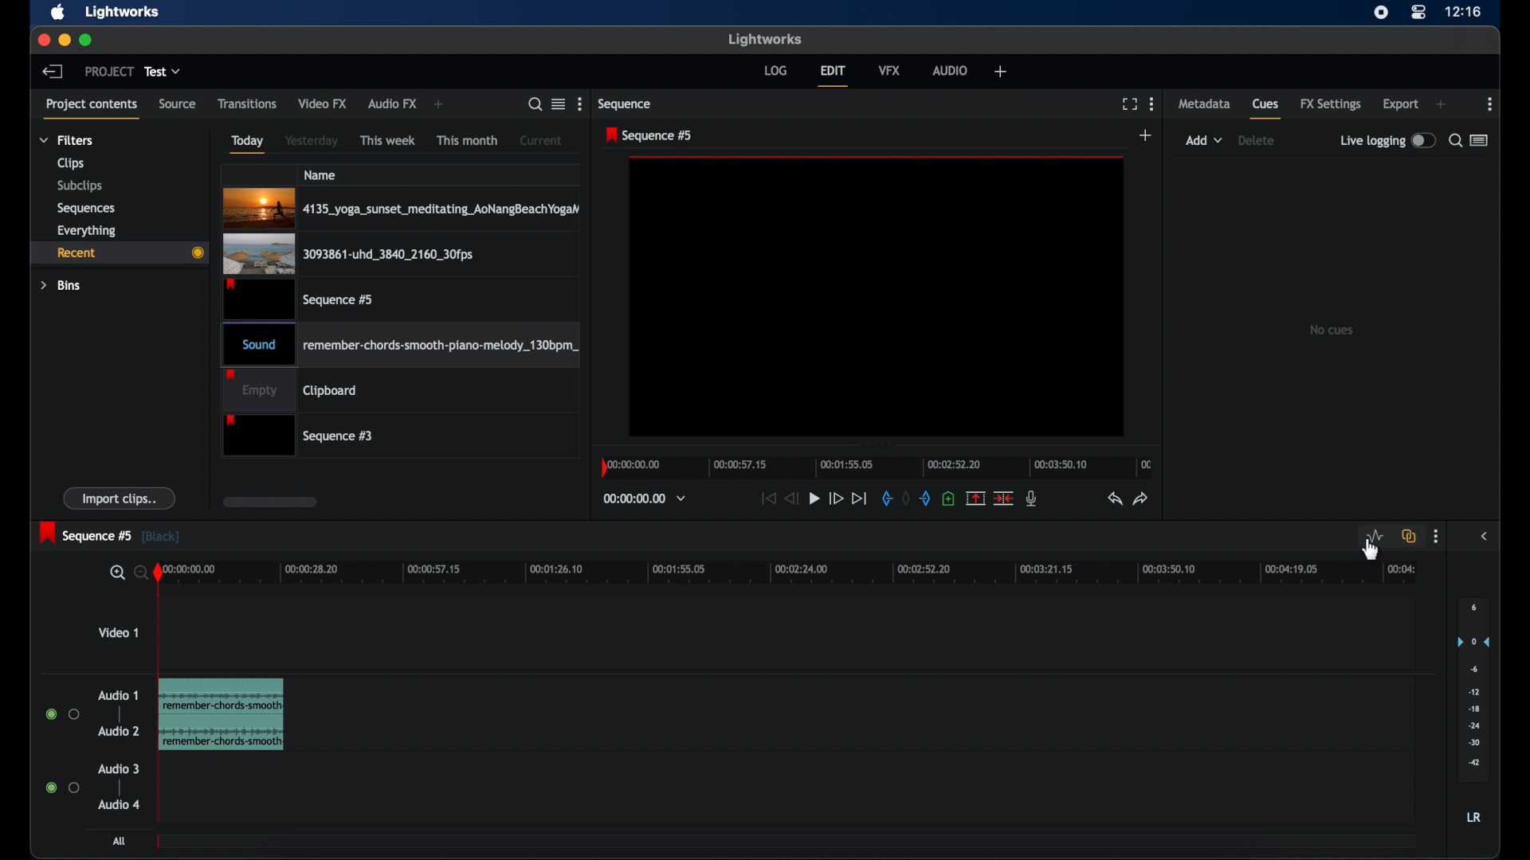 This screenshot has width=1530, height=860. I want to click on lightworks, so click(767, 40).